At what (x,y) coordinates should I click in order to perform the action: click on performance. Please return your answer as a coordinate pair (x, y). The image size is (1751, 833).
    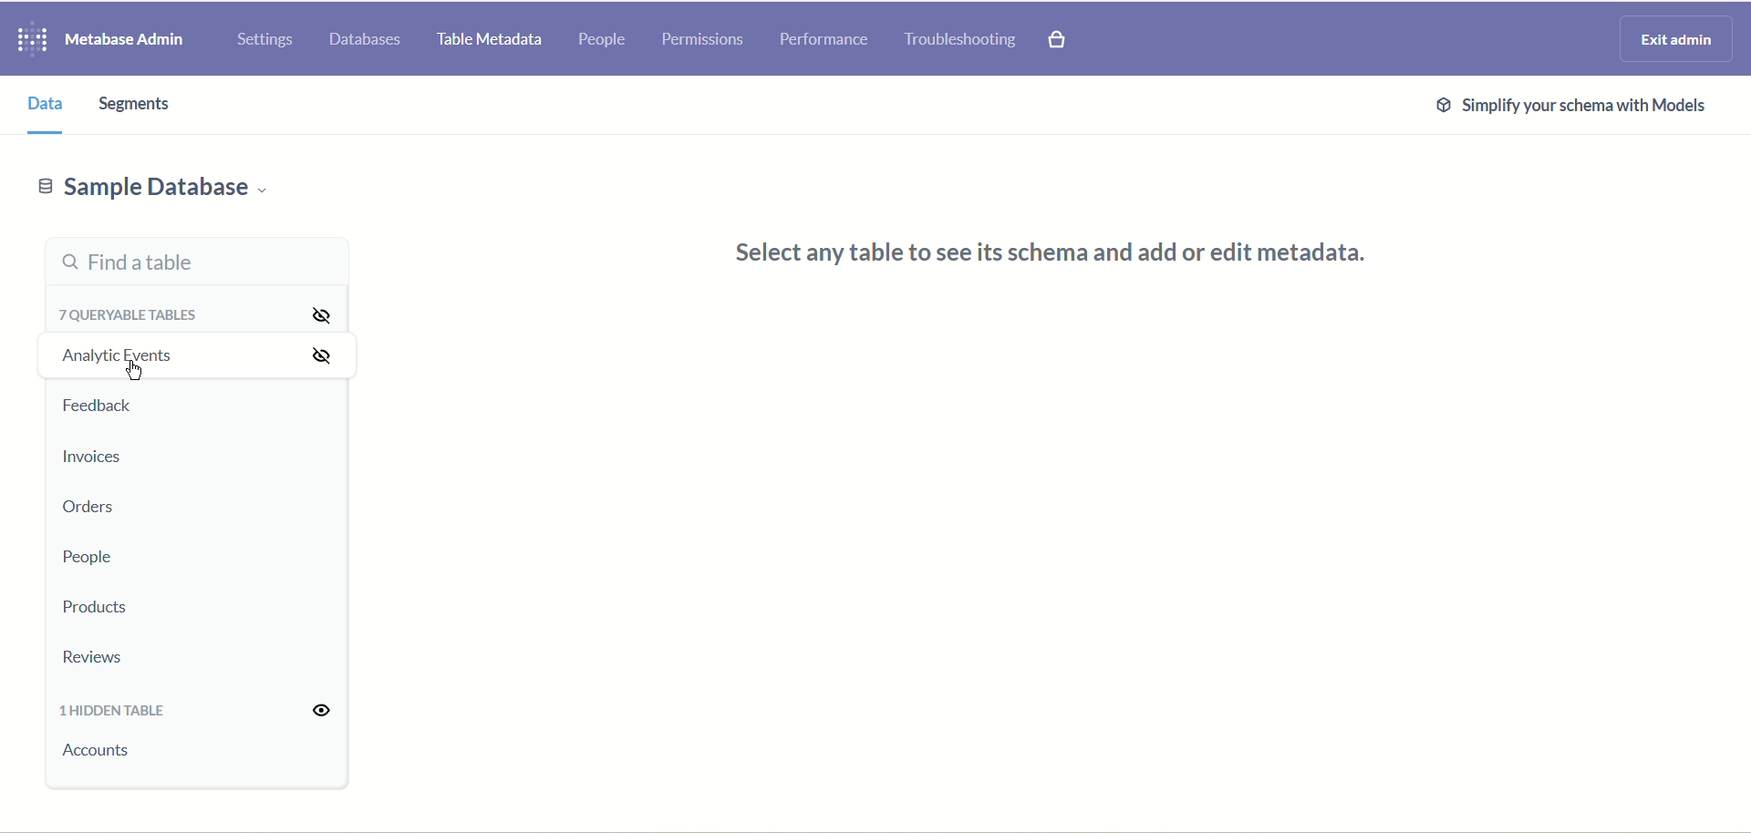
    Looking at the image, I should click on (824, 39).